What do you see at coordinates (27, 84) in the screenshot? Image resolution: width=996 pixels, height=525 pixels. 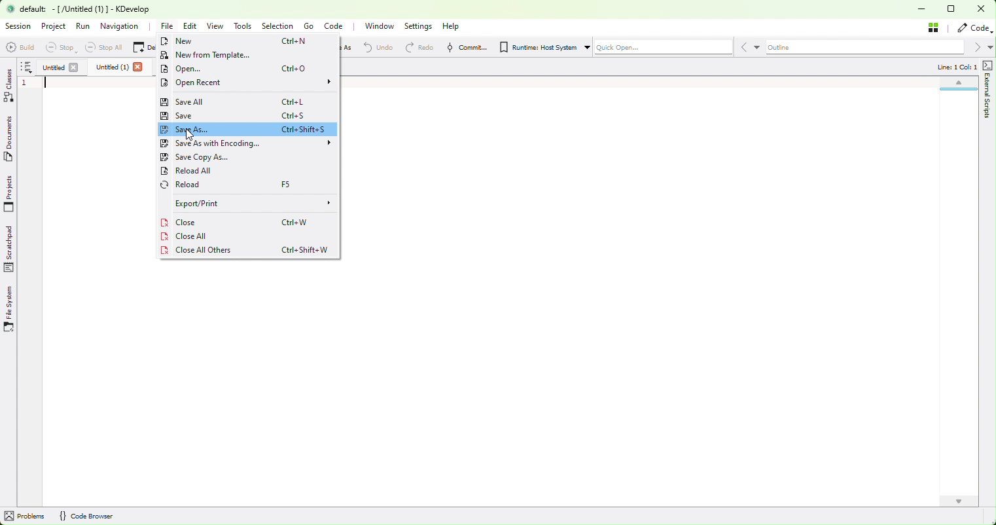 I see `line number` at bounding box center [27, 84].